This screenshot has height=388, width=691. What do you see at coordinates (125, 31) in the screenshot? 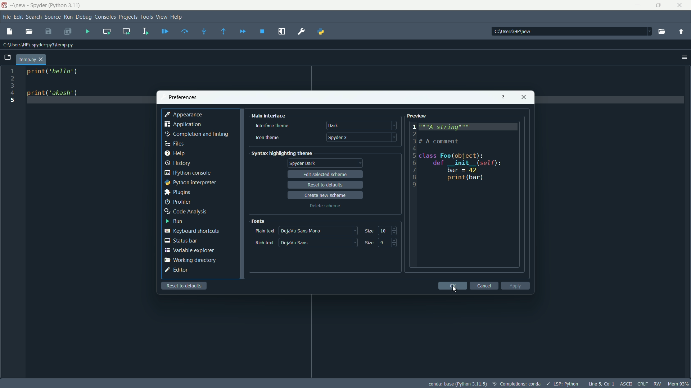
I see `run current cell and go to the next one` at bounding box center [125, 31].